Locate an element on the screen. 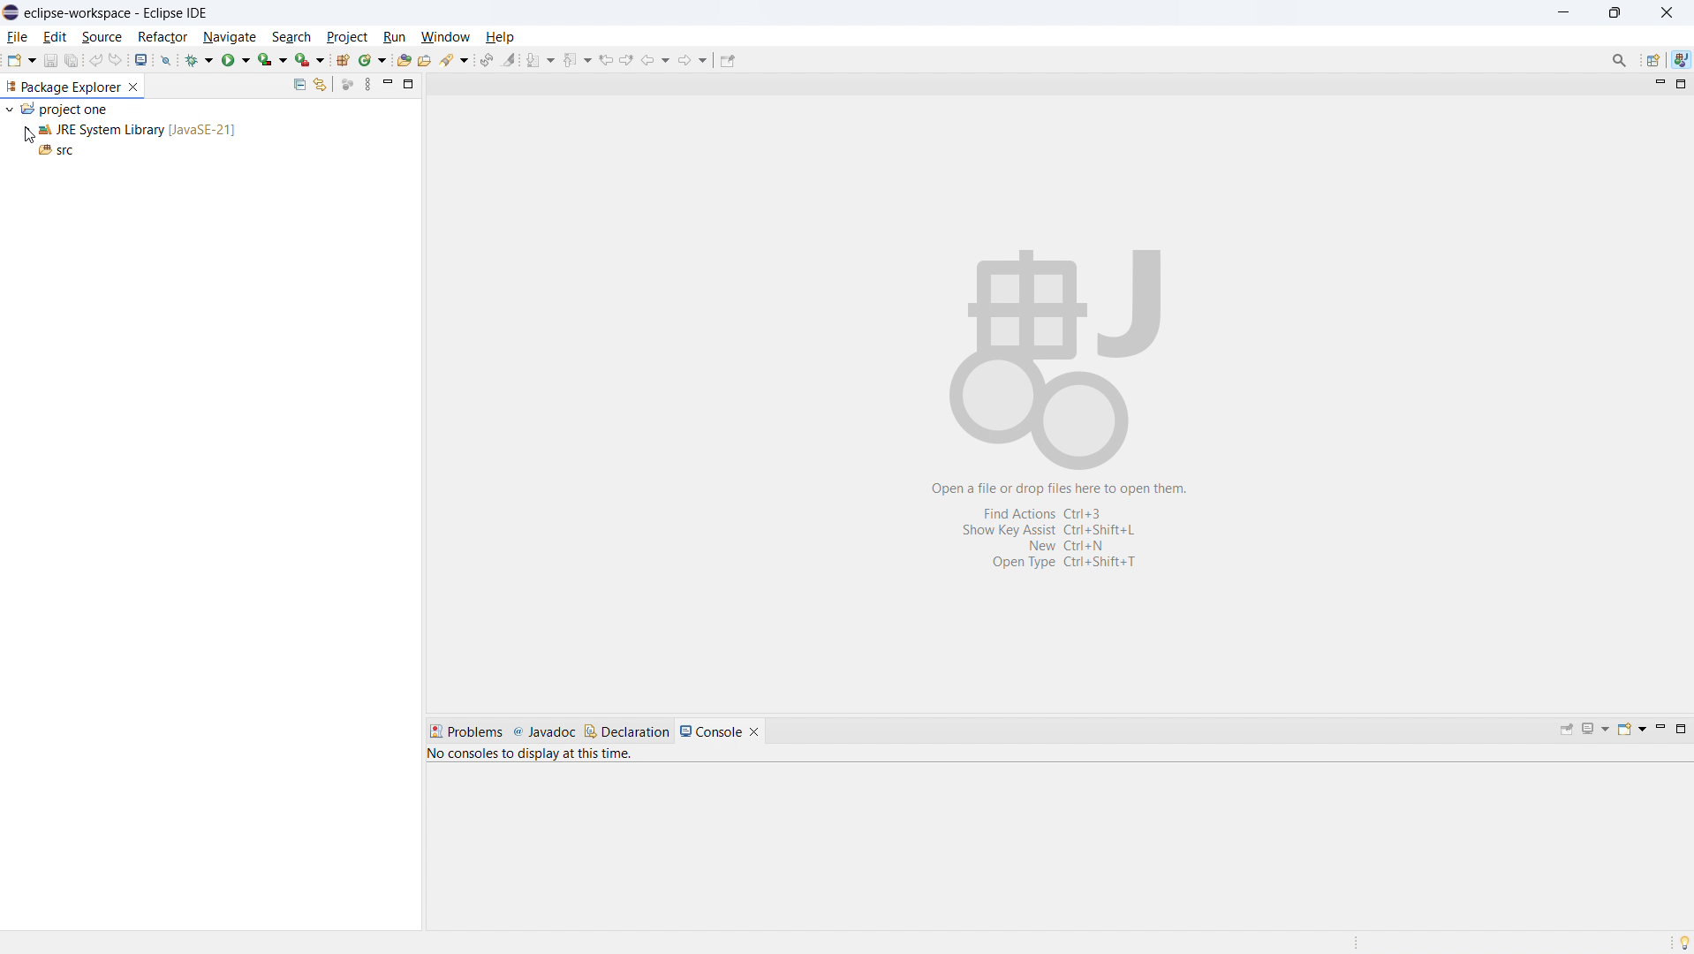 Image resolution: width=1694 pixels, height=954 pixels. file is located at coordinates (18, 36).